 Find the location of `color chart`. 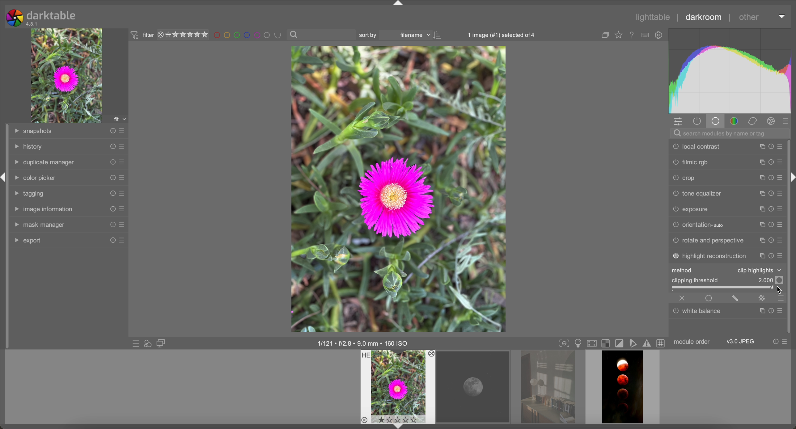

color chart is located at coordinates (731, 70).